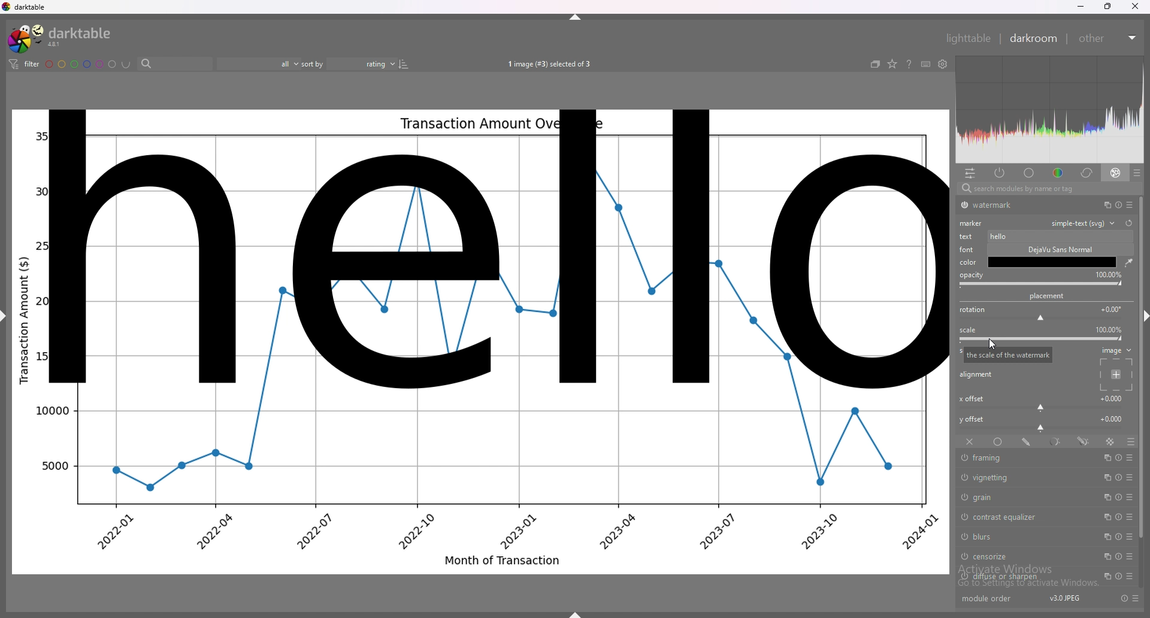 The width and height of the screenshot is (1150, 618). What do you see at coordinates (403, 63) in the screenshot?
I see `reverse sort order` at bounding box center [403, 63].